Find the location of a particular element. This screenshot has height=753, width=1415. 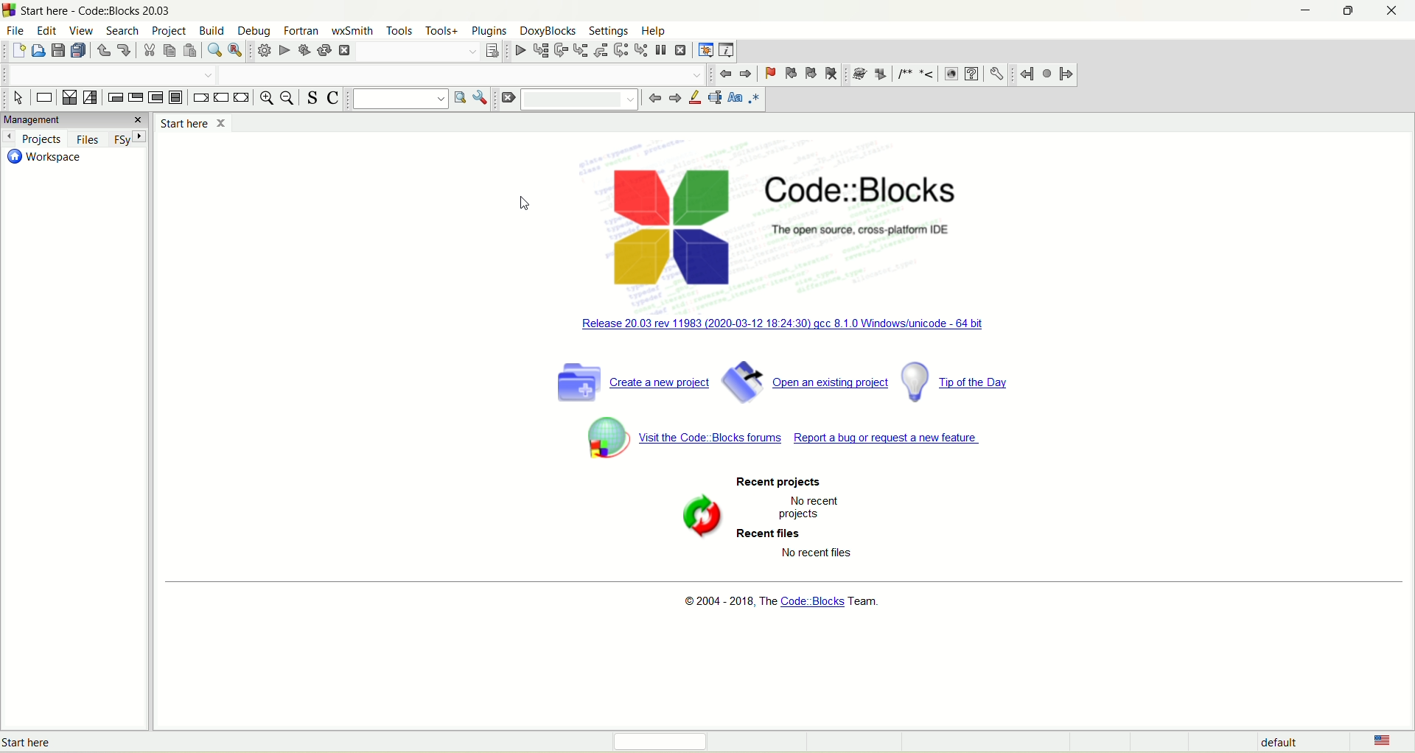

plugins is located at coordinates (489, 31).